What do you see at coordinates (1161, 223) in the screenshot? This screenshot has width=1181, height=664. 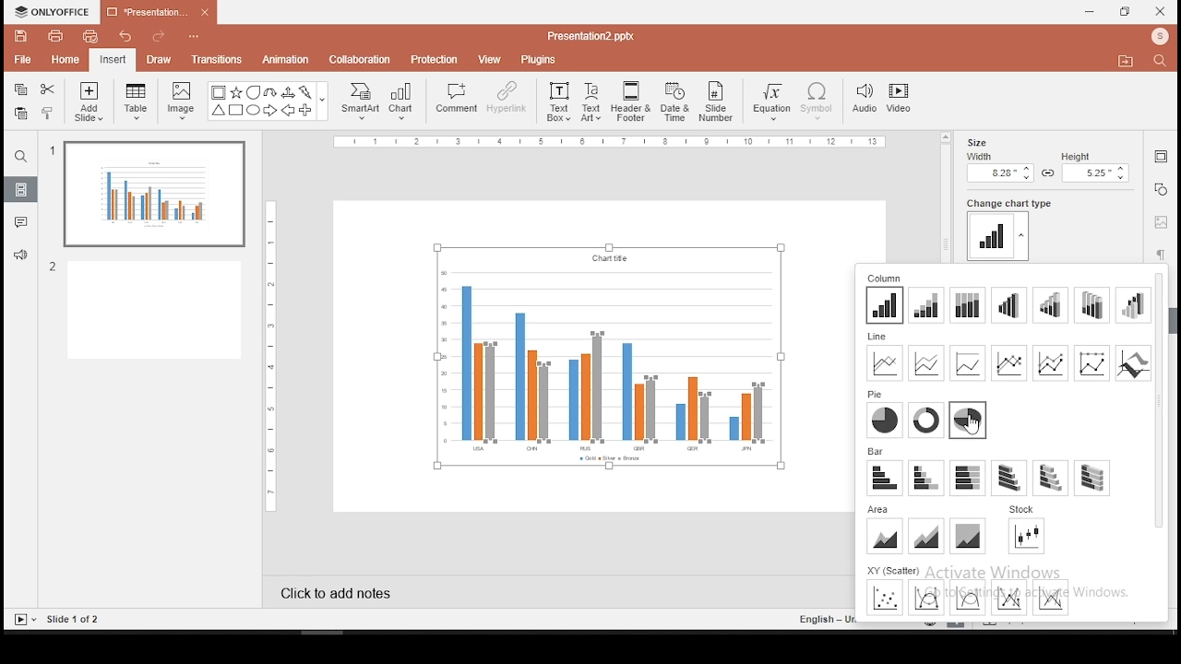 I see `image settings` at bounding box center [1161, 223].